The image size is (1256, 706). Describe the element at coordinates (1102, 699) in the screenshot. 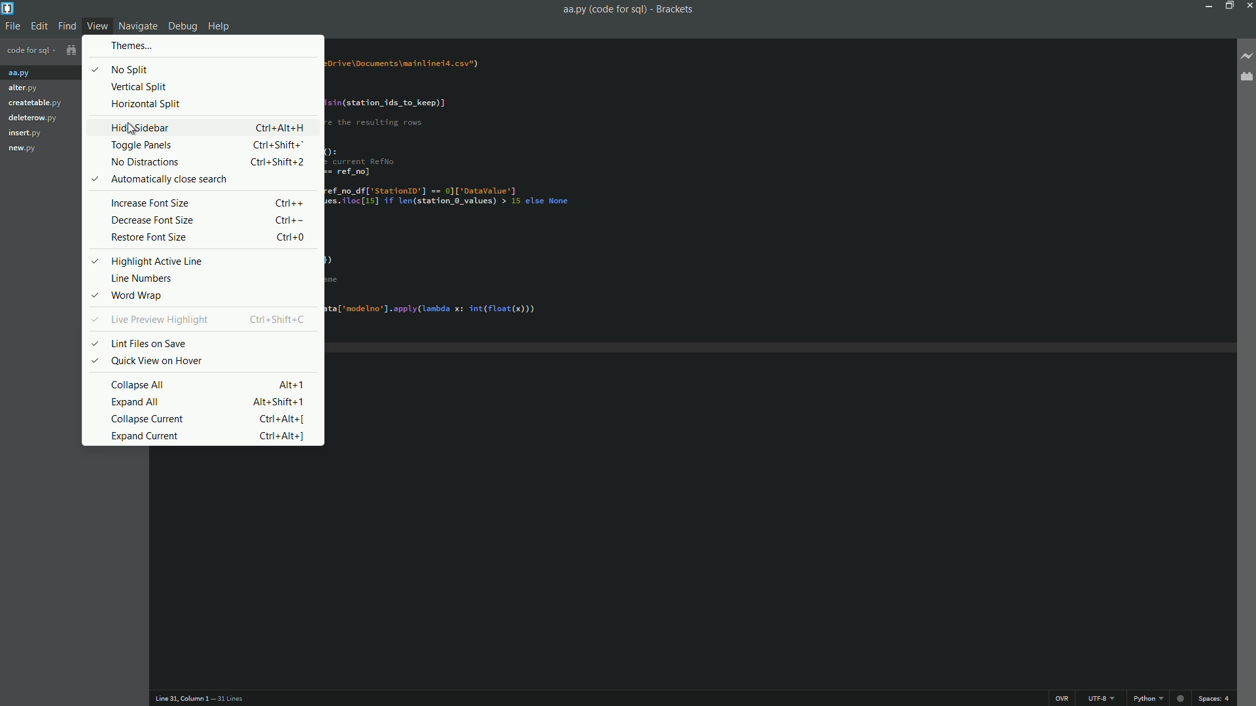

I see `file encoding button` at that location.